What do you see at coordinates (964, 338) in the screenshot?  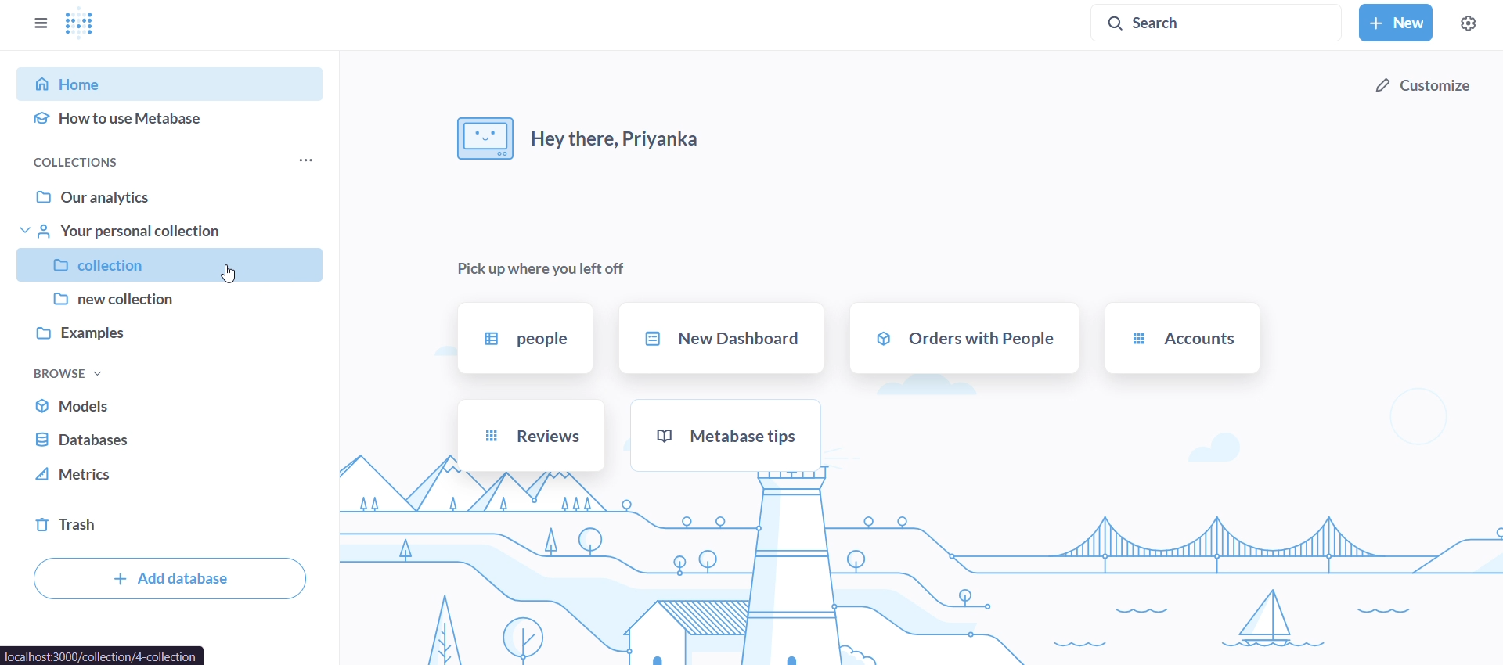 I see `orders with people` at bounding box center [964, 338].